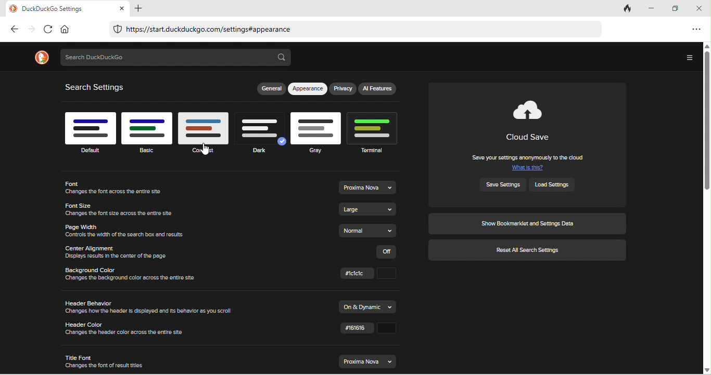 The width and height of the screenshot is (711, 375). I want to click on option, so click(695, 29).